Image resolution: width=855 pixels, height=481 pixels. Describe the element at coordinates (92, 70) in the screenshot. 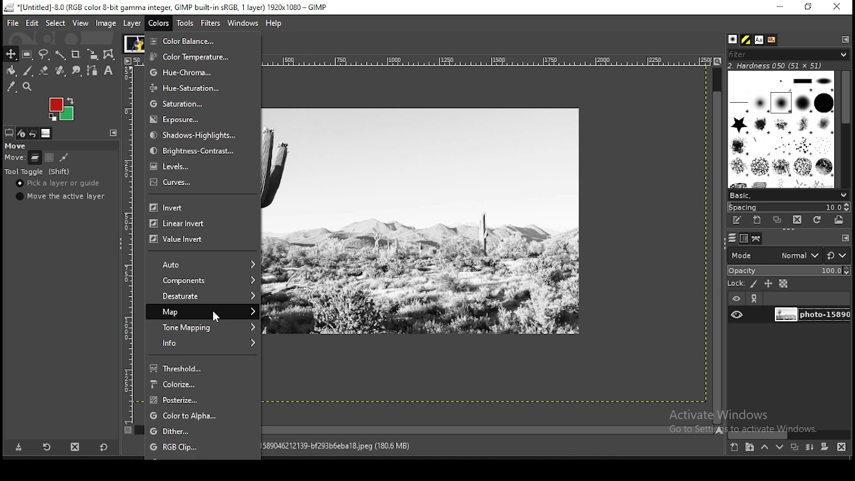

I see `paths tool` at that location.